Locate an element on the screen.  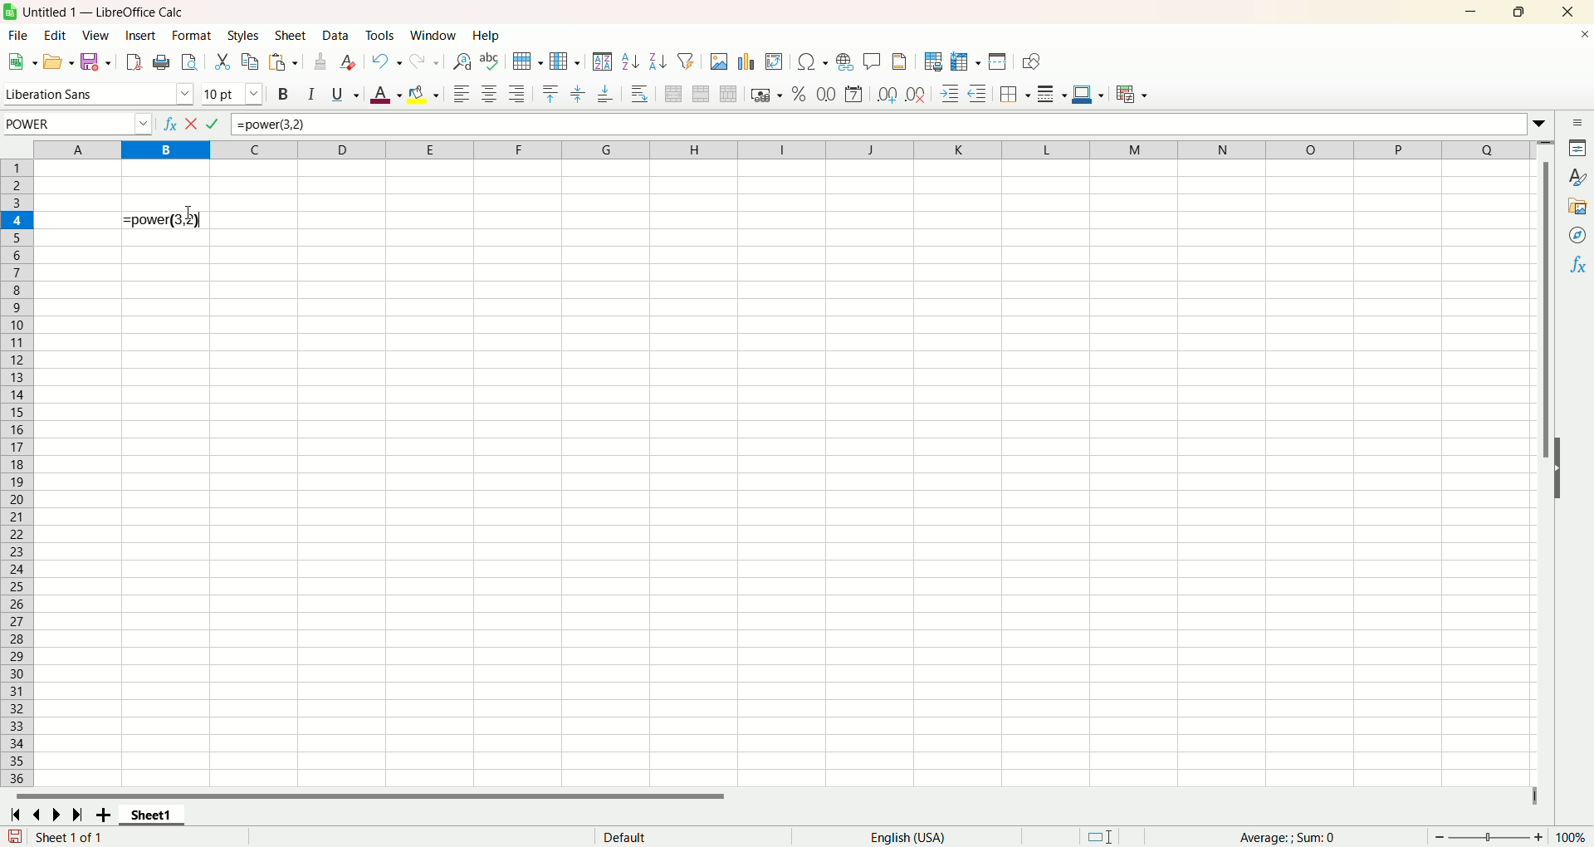
undo is located at coordinates (388, 61).